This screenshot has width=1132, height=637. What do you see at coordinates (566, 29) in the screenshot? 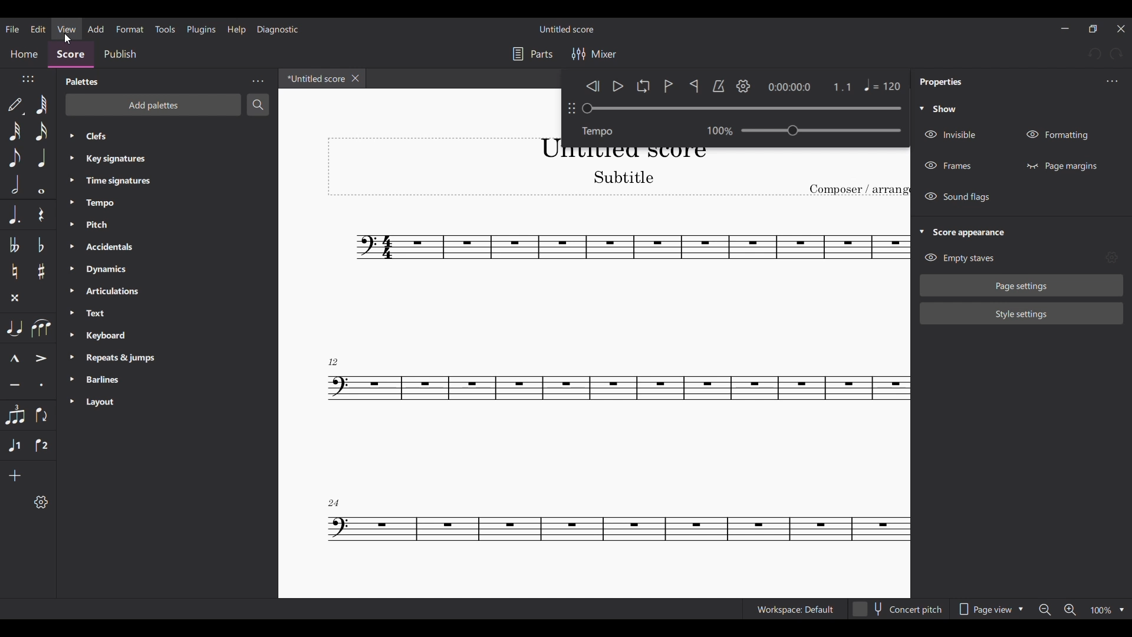
I see `Untitled score` at bounding box center [566, 29].